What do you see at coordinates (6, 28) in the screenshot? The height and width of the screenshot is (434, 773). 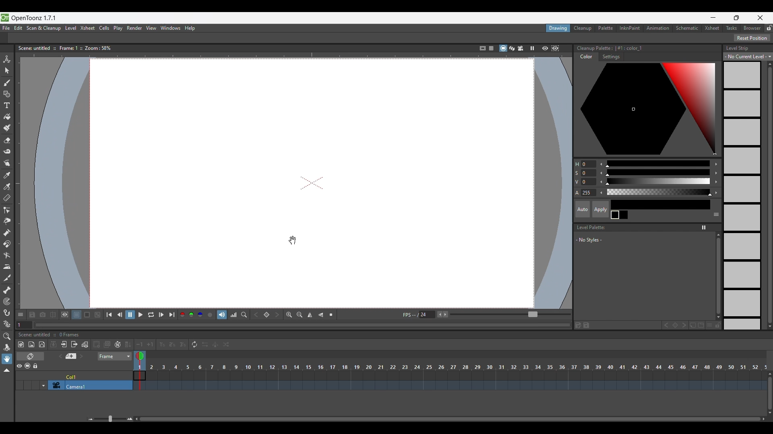 I see `File` at bounding box center [6, 28].